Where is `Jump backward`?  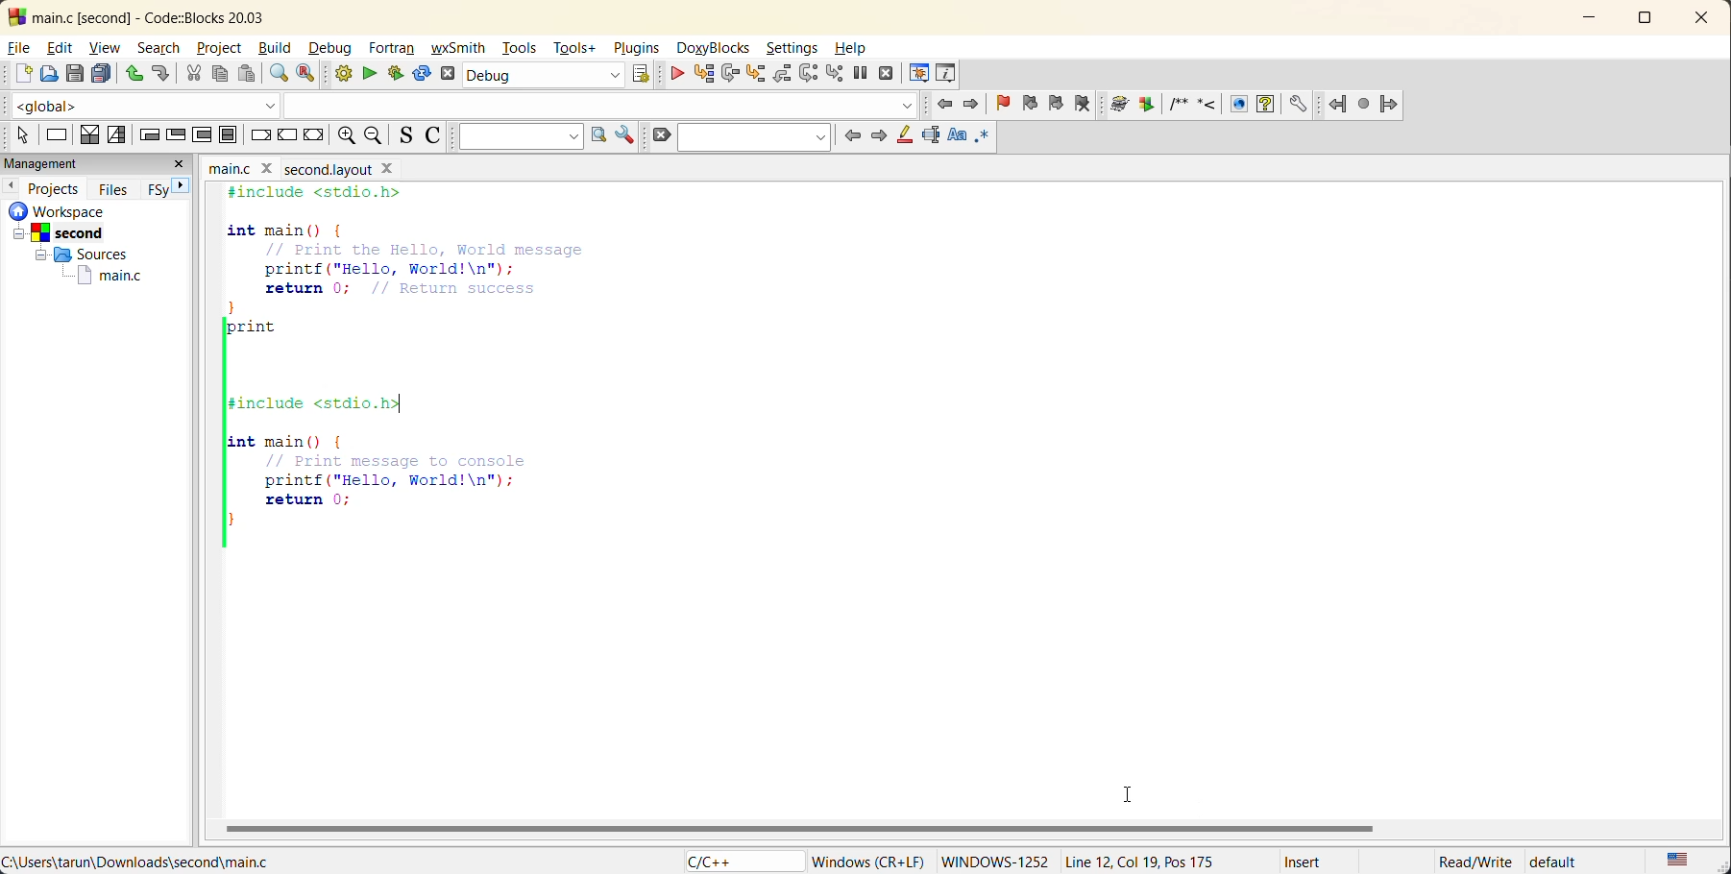 Jump backward is located at coordinates (1338, 102).